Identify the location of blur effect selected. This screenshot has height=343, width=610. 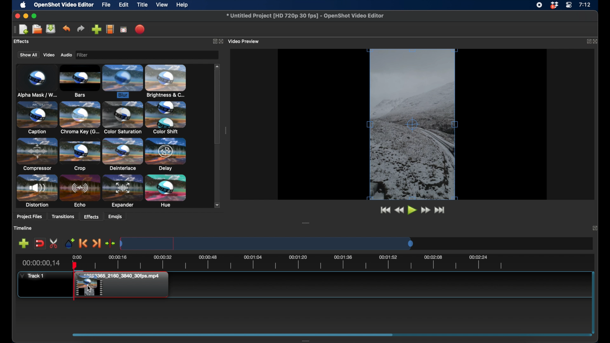
(123, 82).